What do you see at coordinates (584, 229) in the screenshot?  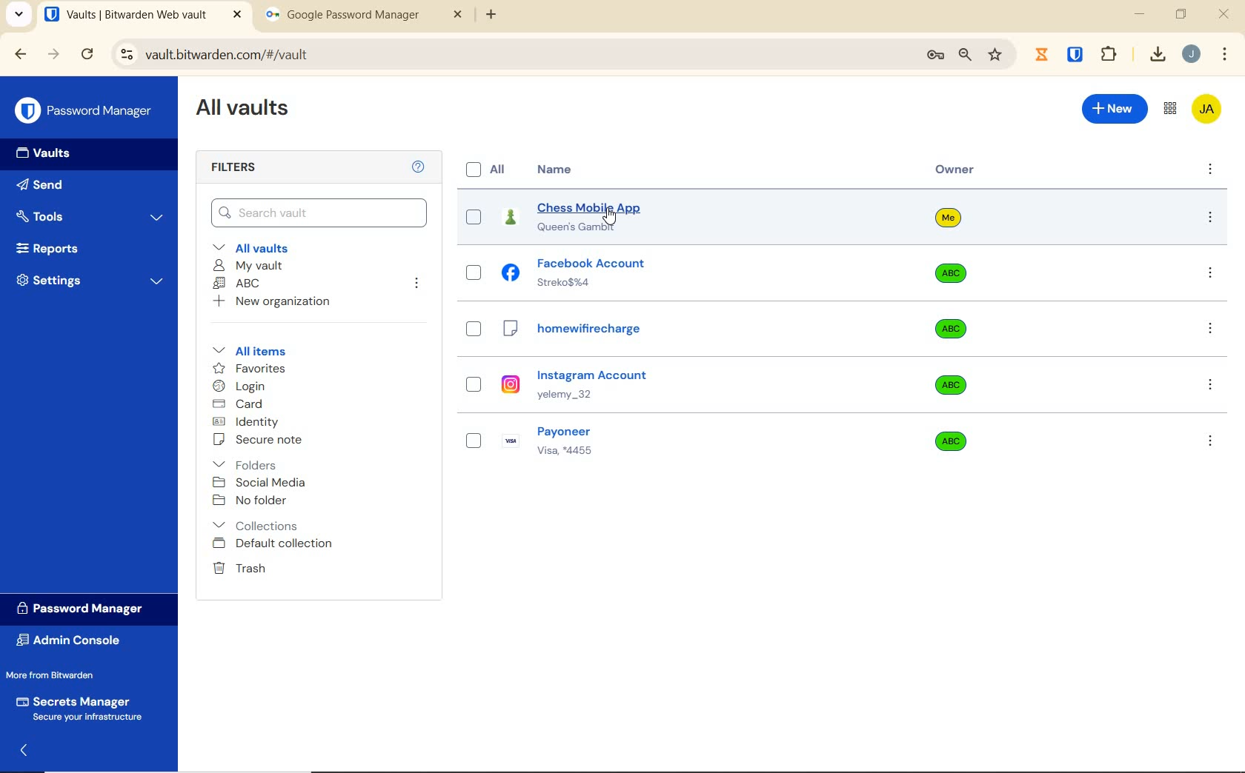 I see `Queen's gambit` at bounding box center [584, 229].